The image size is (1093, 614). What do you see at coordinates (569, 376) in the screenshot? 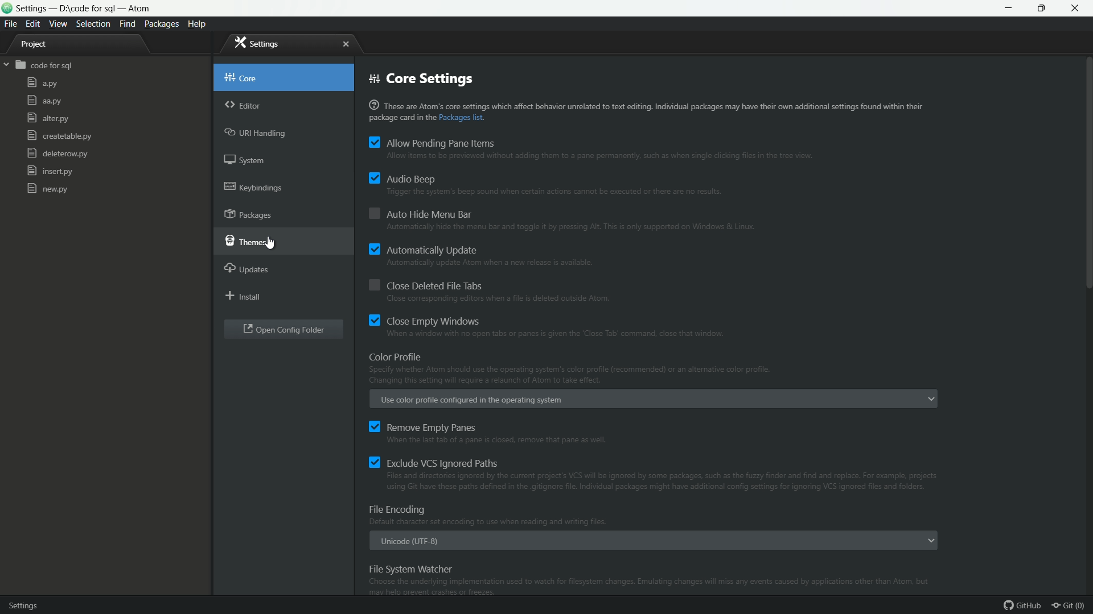
I see `specify whether atom use the operationg system's color profile recommended or an alternative color profile. changing this setting will require a relaunch of atom to take effect.` at bounding box center [569, 376].